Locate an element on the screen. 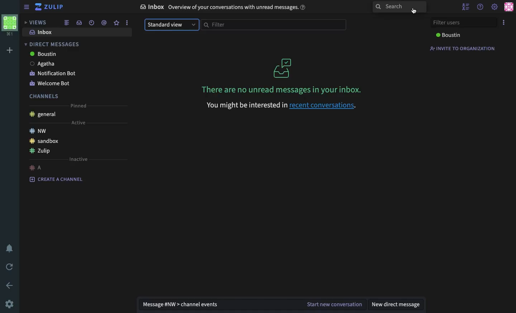 The width and height of the screenshot is (516, 313). You might be interested in recent conversations. is located at coordinates (284, 107).